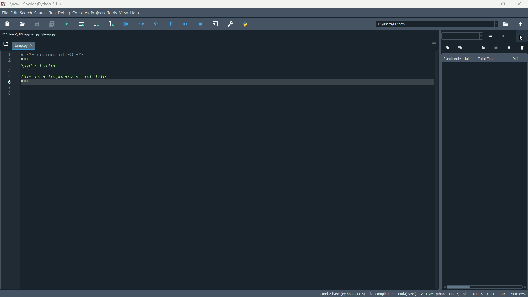 This screenshot has width=528, height=297. Describe the element at coordinates (80, 13) in the screenshot. I see `consoles menu` at that location.